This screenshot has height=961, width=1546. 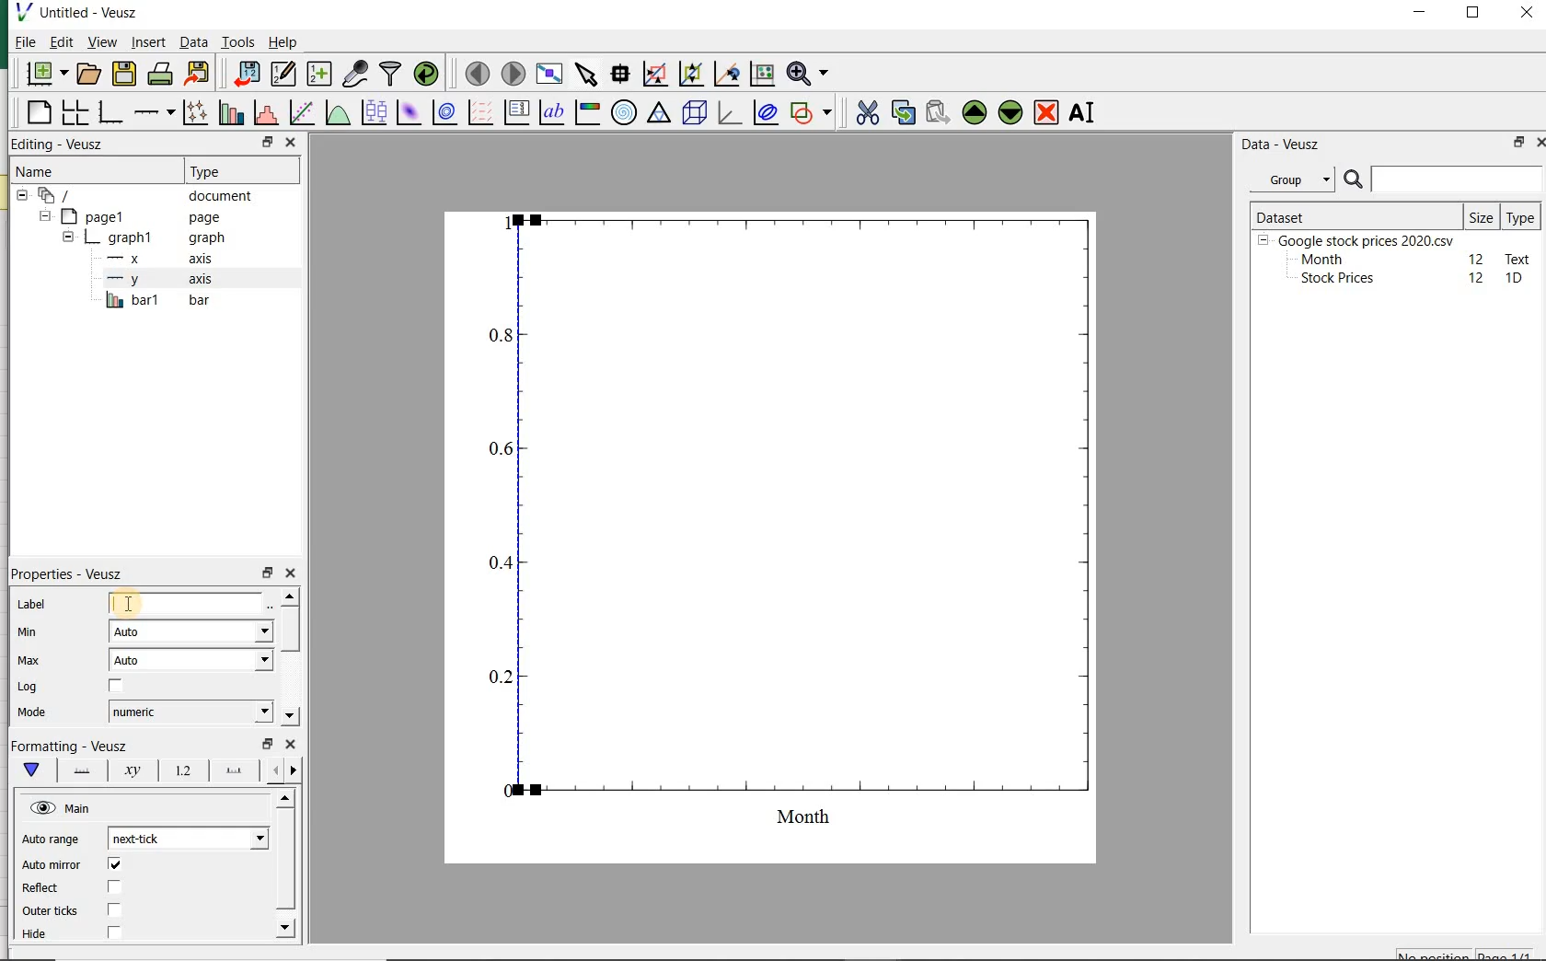 I want to click on minimize, so click(x=1421, y=14).